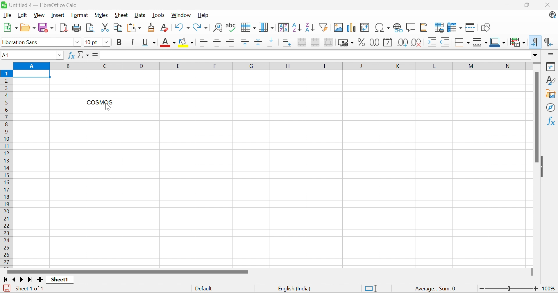 The height and width of the screenshot is (293, 558). Describe the element at coordinates (7, 15) in the screenshot. I see `File` at that location.